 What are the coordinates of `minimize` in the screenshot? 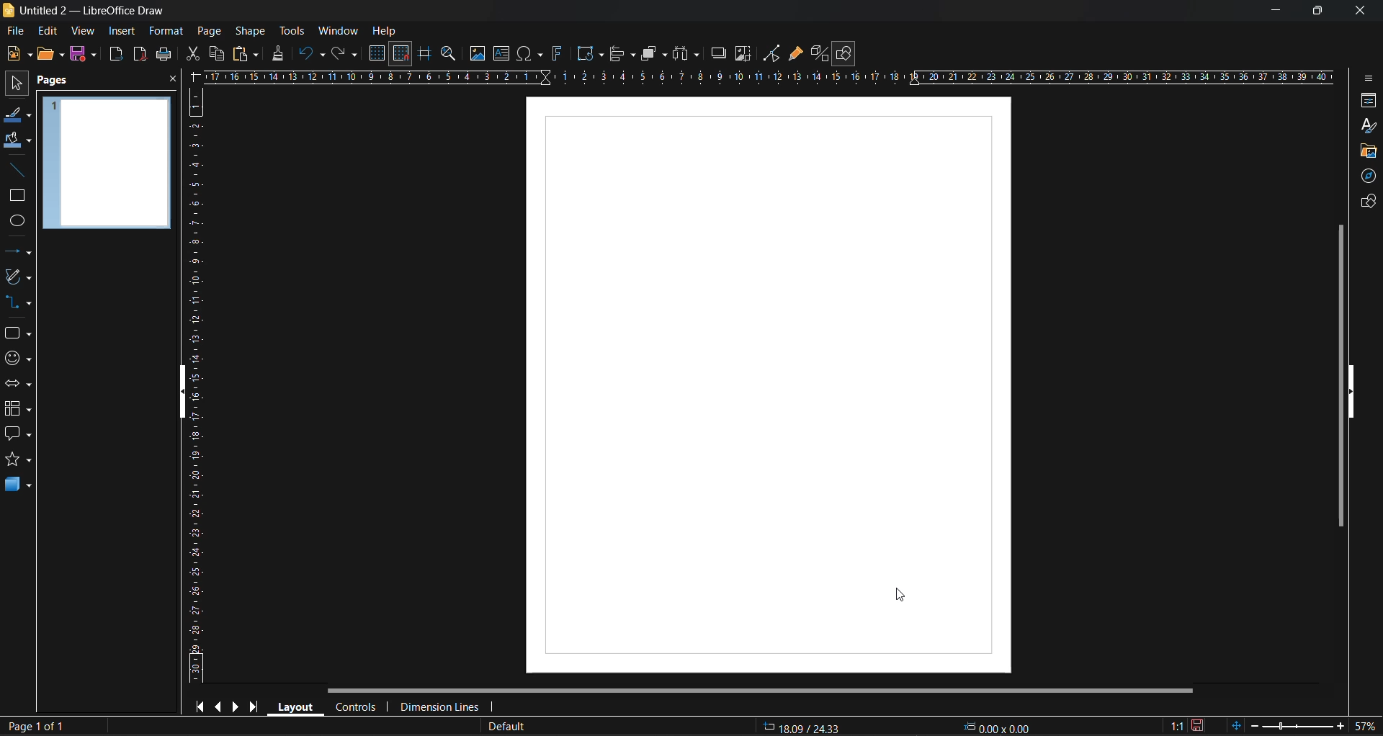 It's located at (1271, 11).